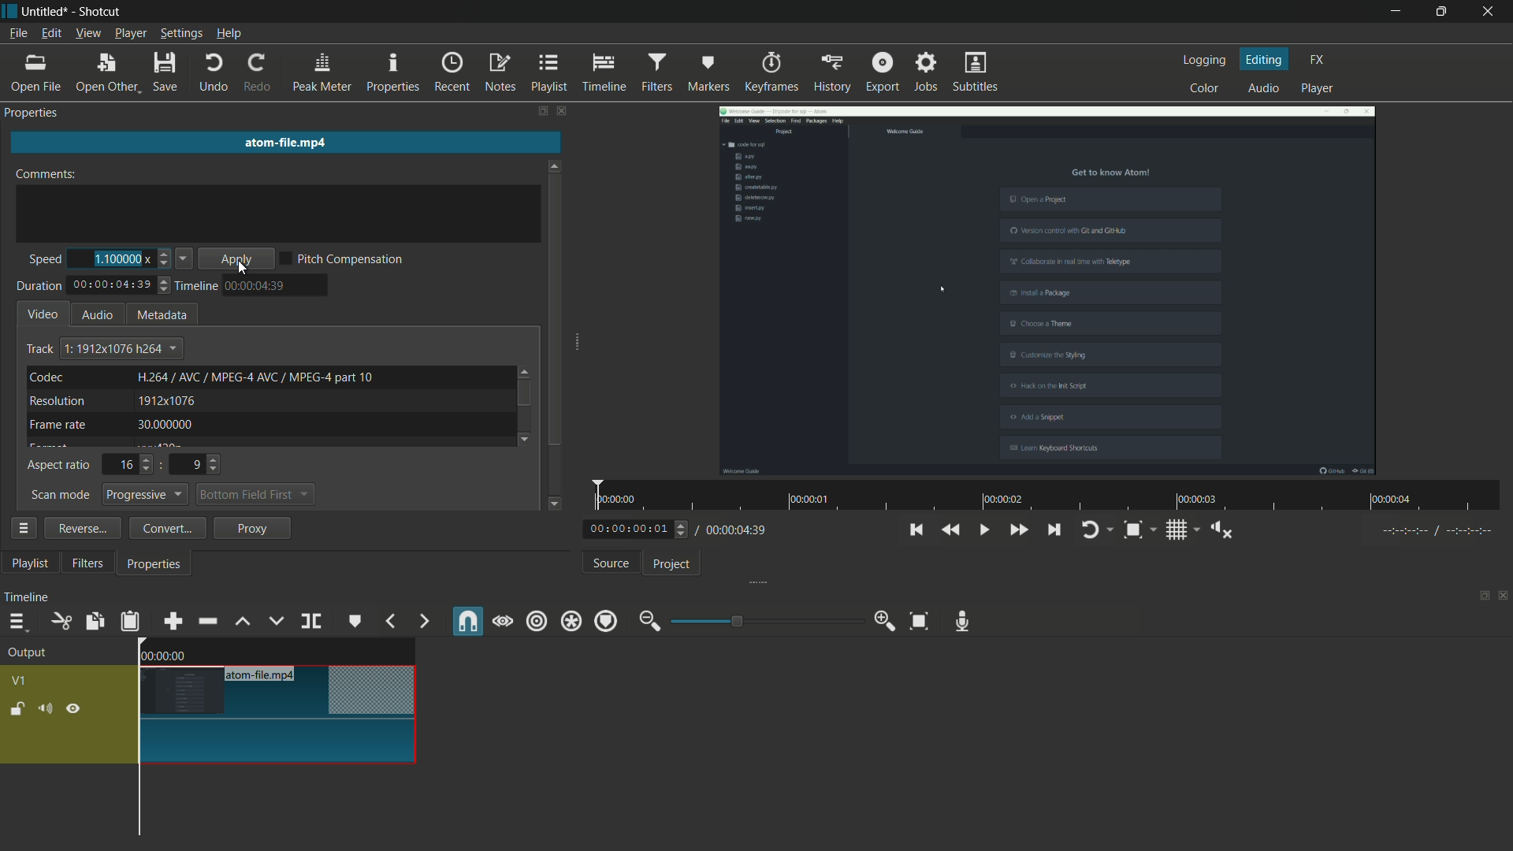 The width and height of the screenshot is (1513, 851). Describe the element at coordinates (51, 173) in the screenshot. I see `comments` at that location.